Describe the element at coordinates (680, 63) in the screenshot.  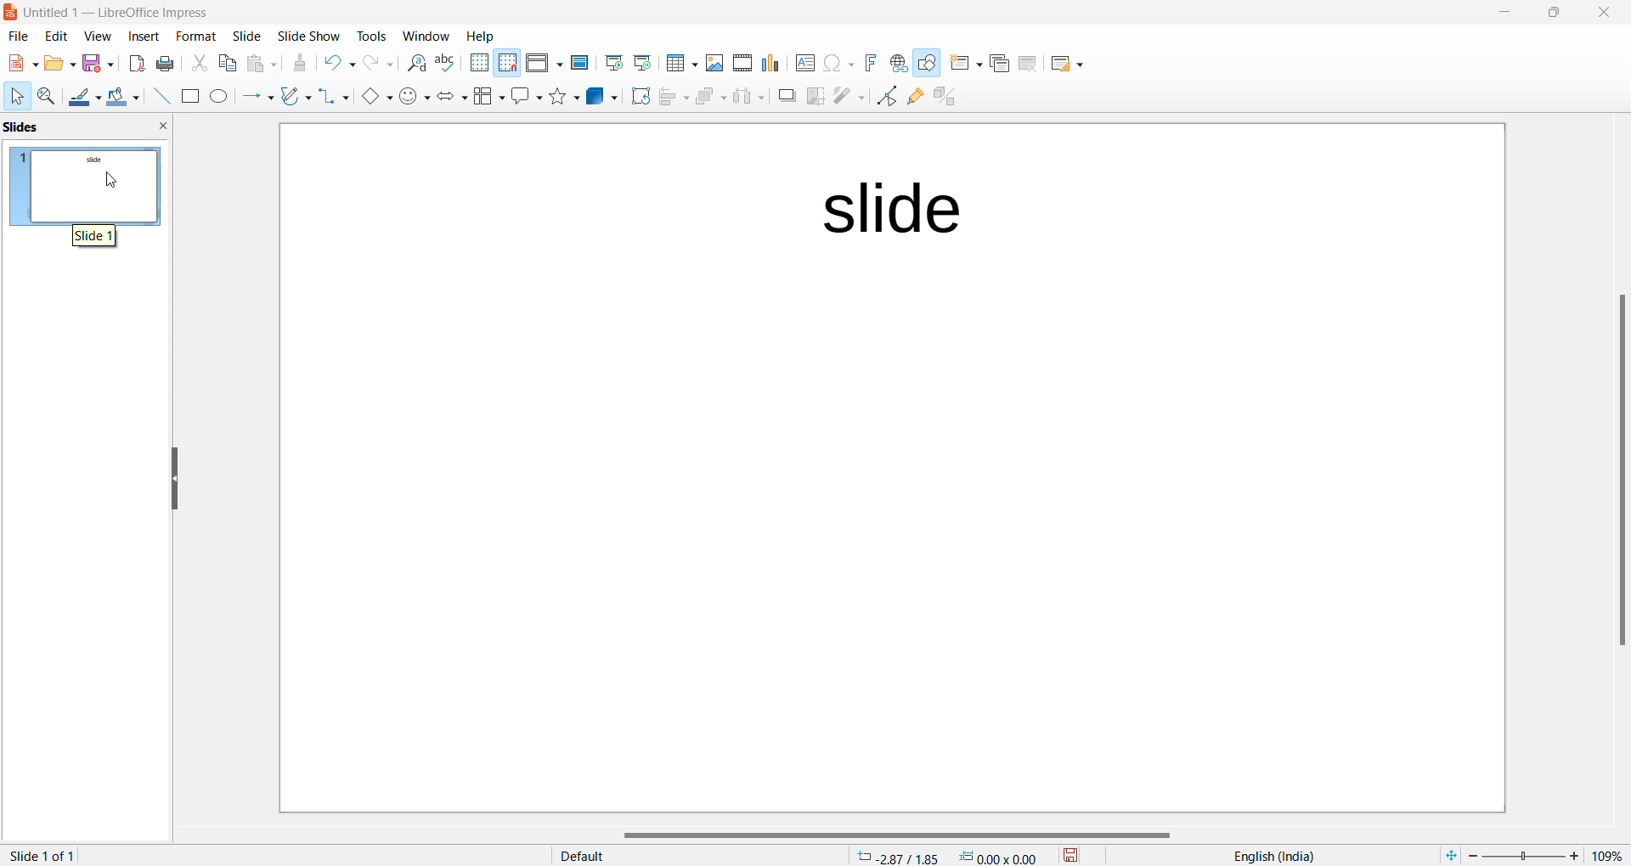
I see `Insert table` at that location.